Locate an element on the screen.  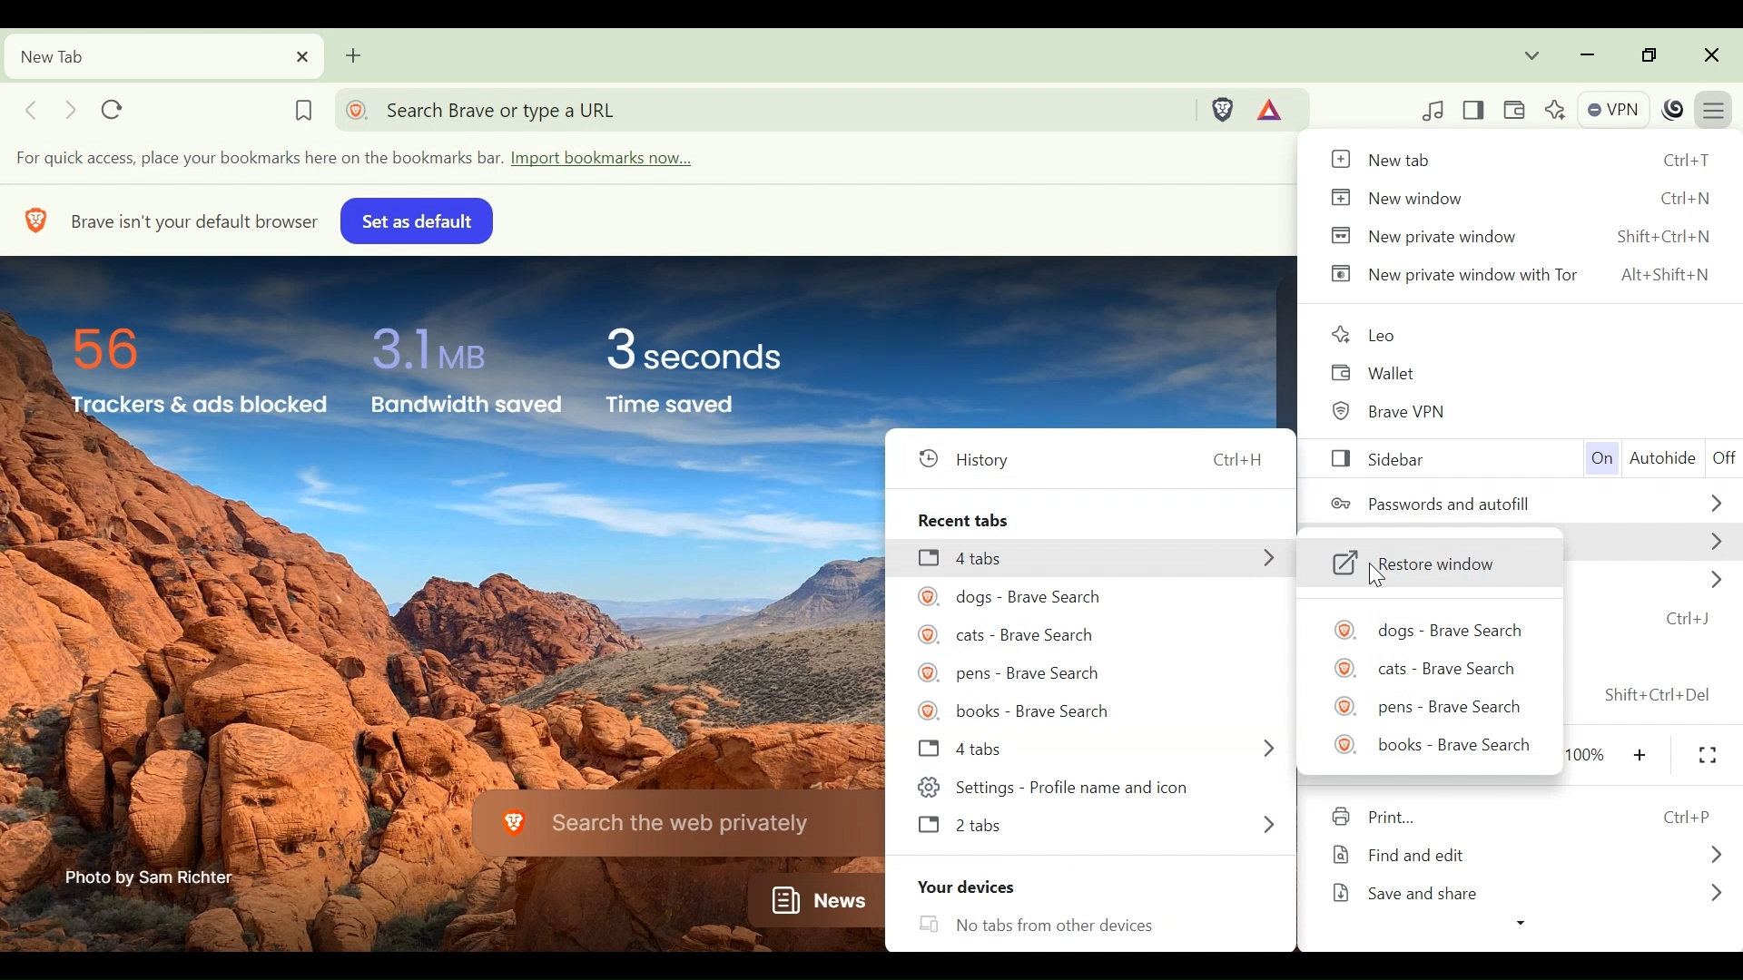
Wallet is located at coordinates (1516, 109).